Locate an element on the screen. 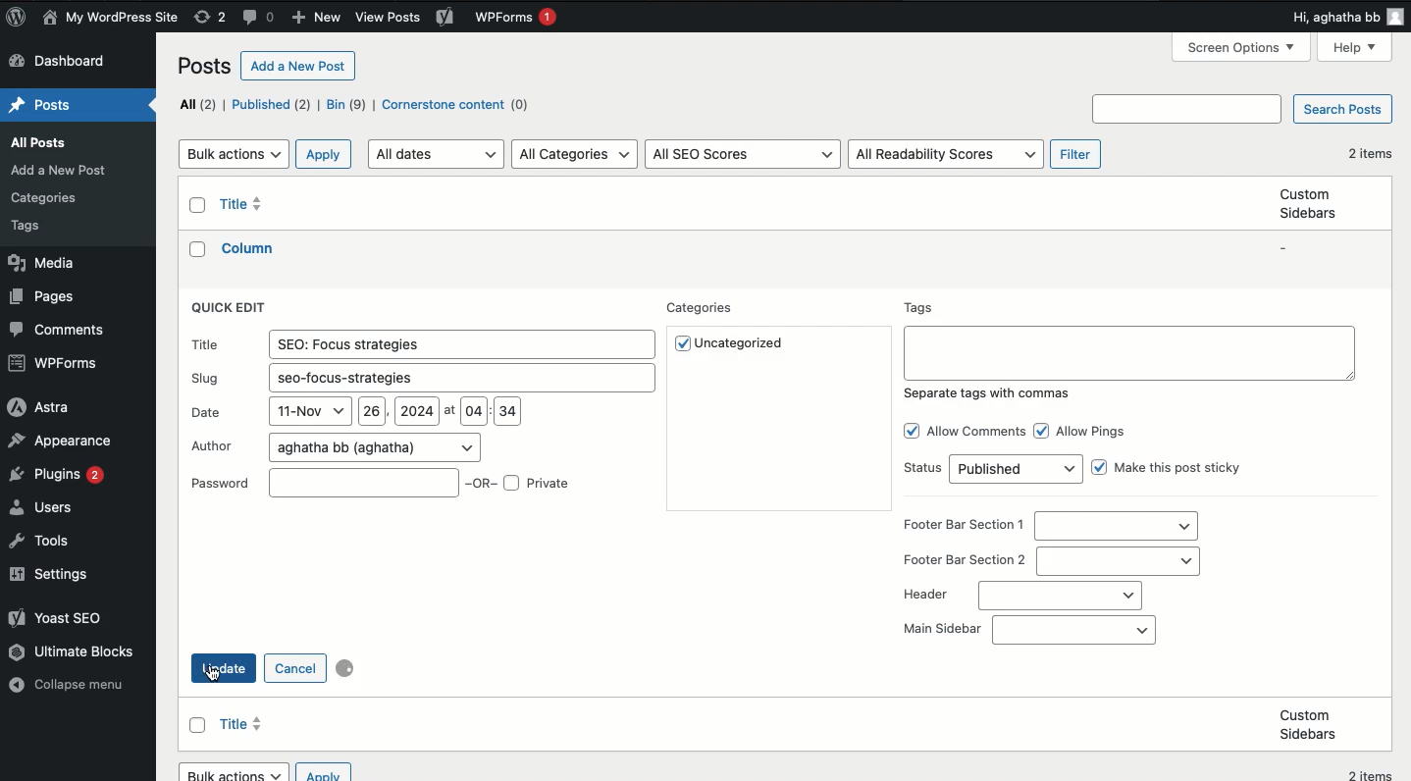 This screenshot has height=781, width=1411. Posts is located at coordinates (40, 227).